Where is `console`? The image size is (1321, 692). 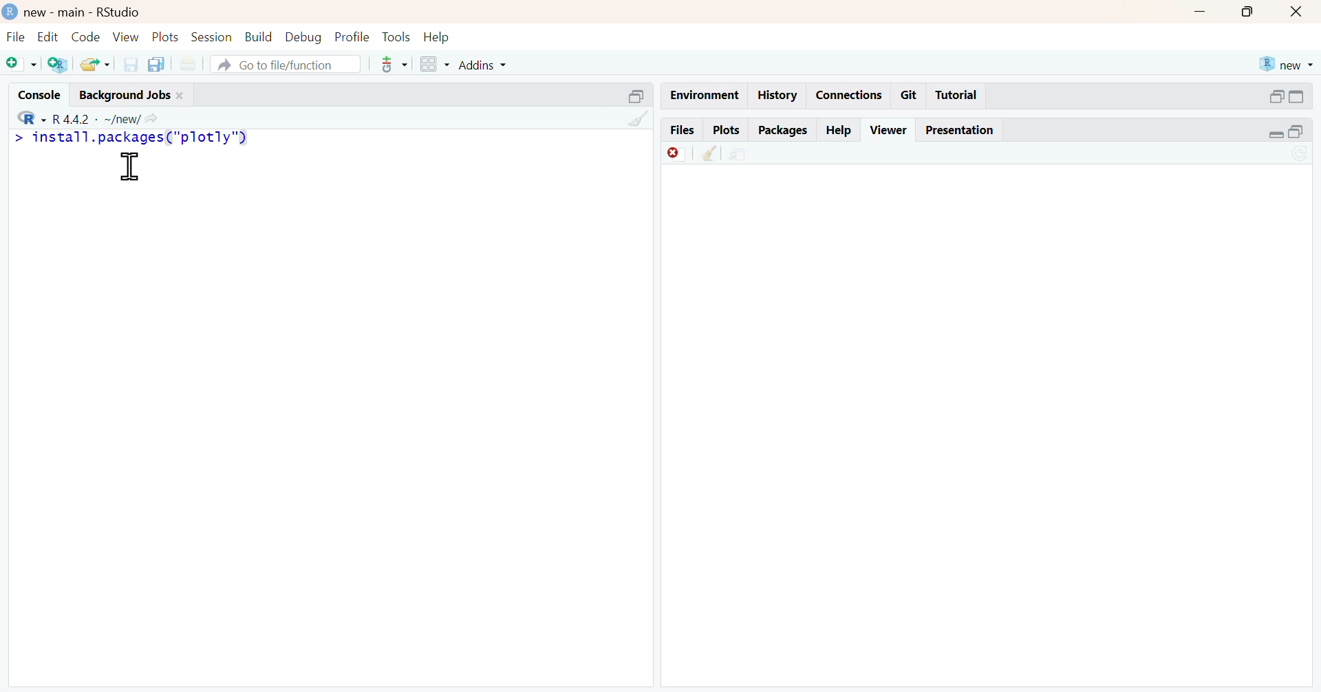 console is located at coordinates (32, 92).